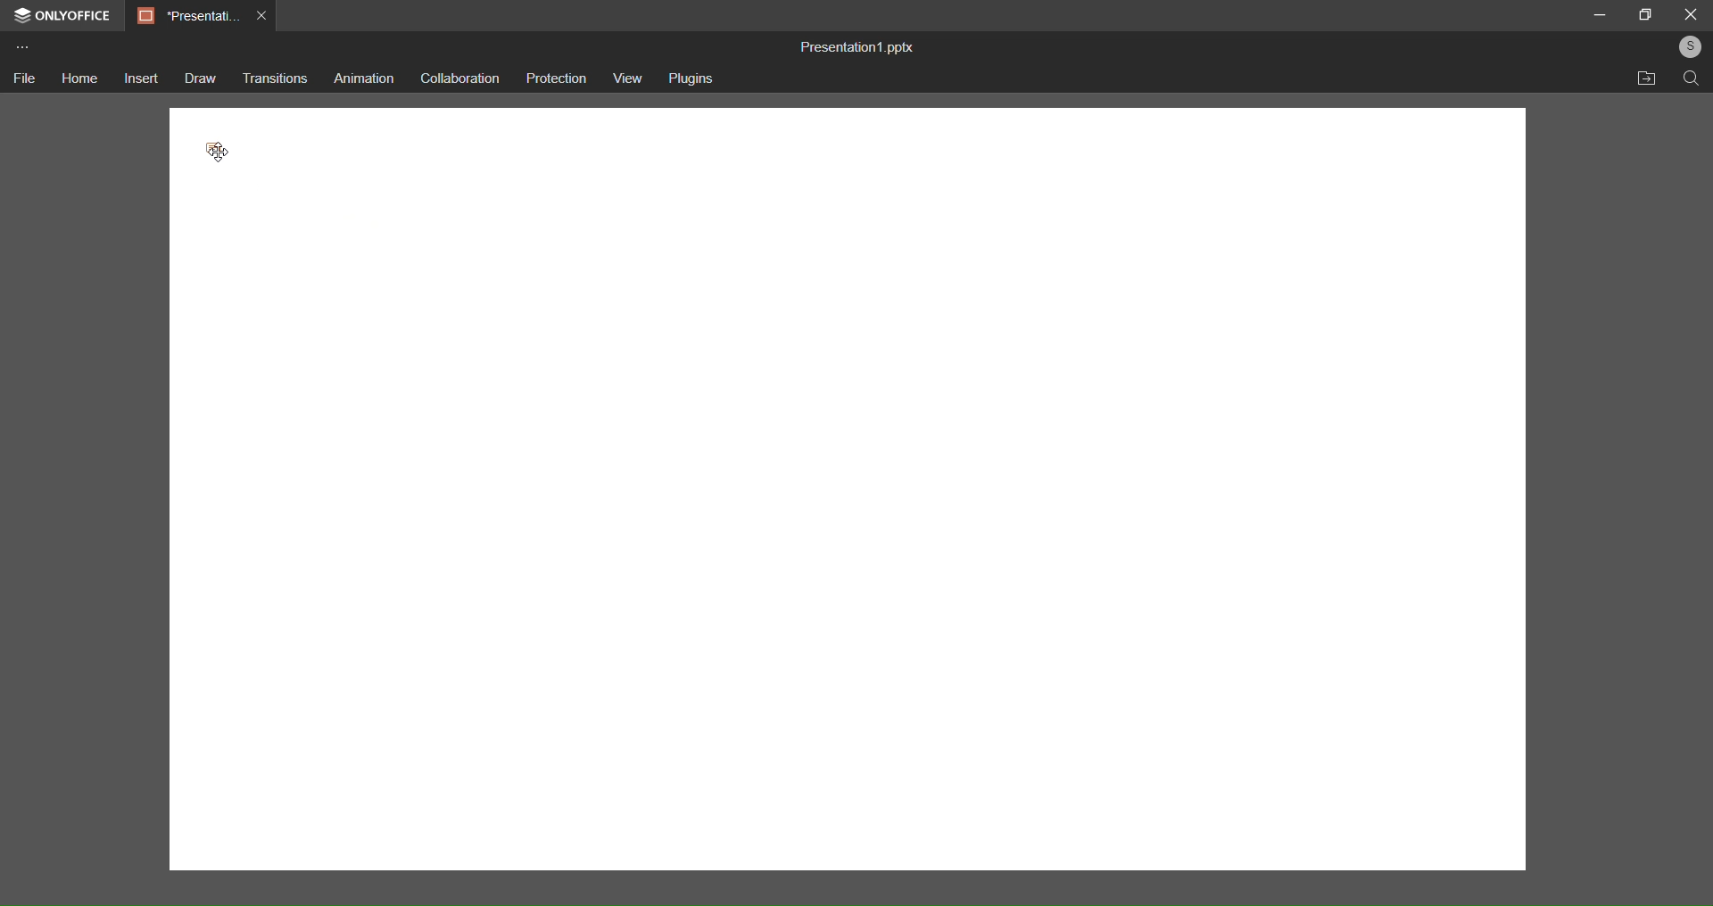 This screenshot has height=906, width=1713. I want to click on close tab, so click(261, 18).